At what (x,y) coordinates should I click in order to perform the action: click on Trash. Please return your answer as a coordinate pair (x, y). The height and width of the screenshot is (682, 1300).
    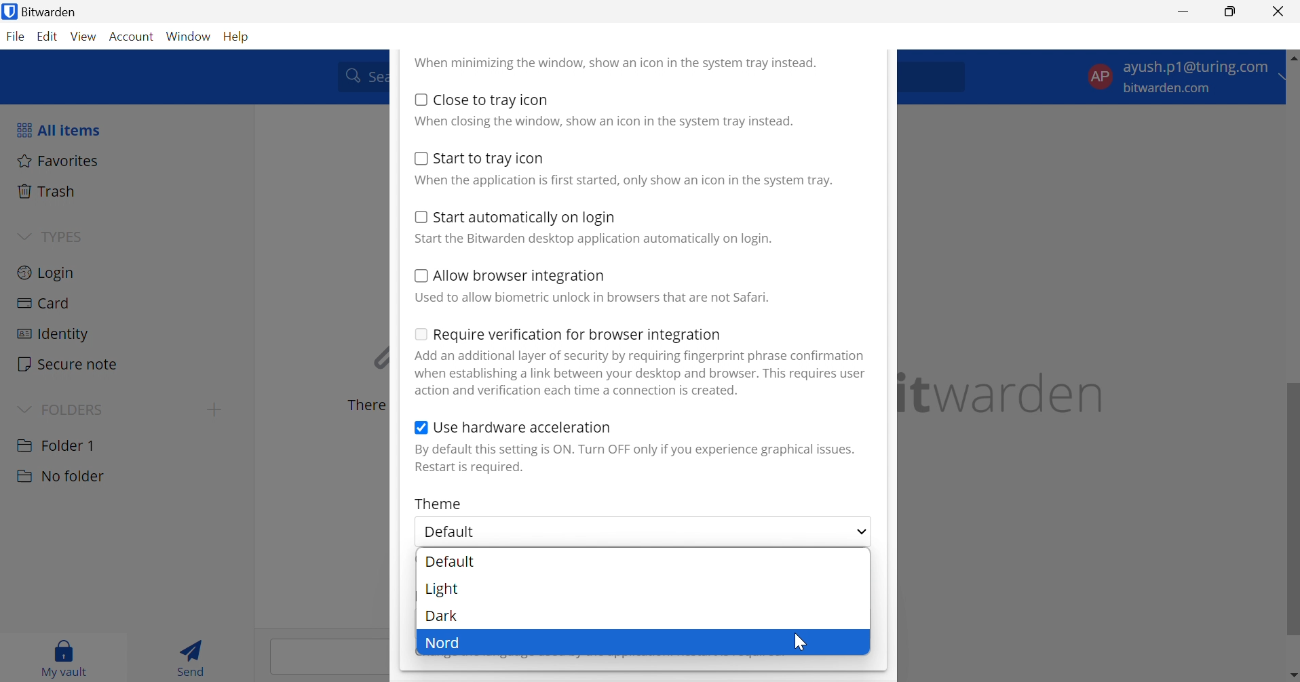
    Looking at the image, I should click on (48, 191).